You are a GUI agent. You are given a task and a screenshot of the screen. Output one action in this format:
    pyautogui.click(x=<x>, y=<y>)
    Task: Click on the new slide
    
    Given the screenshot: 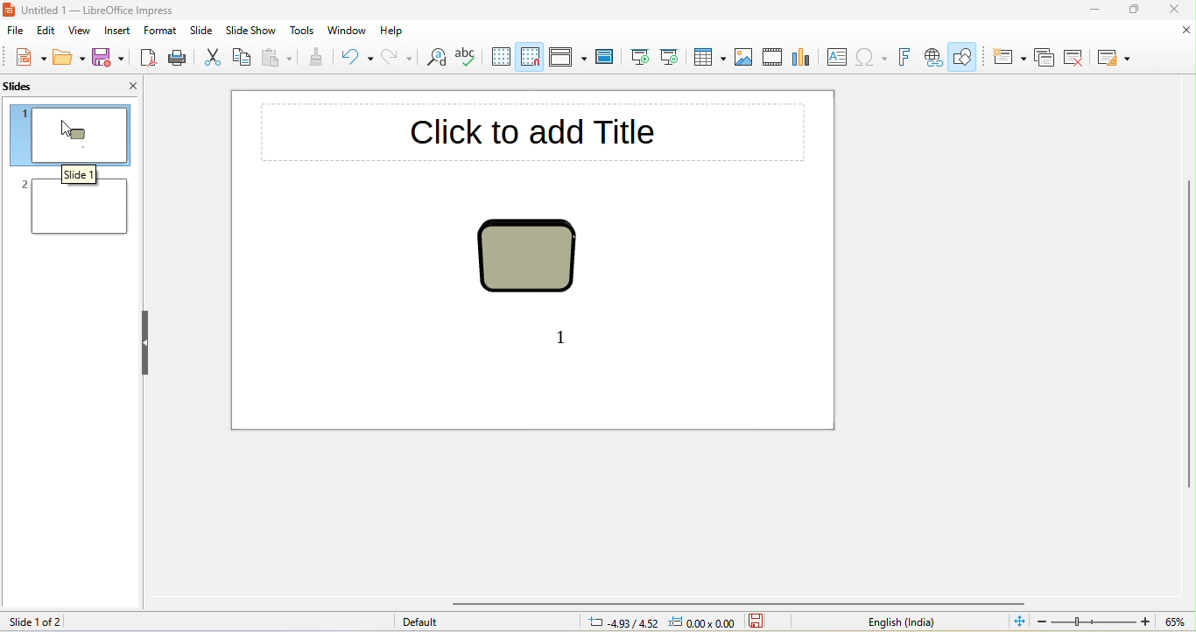 What is the action you would take?
    pyautogui.click(x=1008, y=56)
    